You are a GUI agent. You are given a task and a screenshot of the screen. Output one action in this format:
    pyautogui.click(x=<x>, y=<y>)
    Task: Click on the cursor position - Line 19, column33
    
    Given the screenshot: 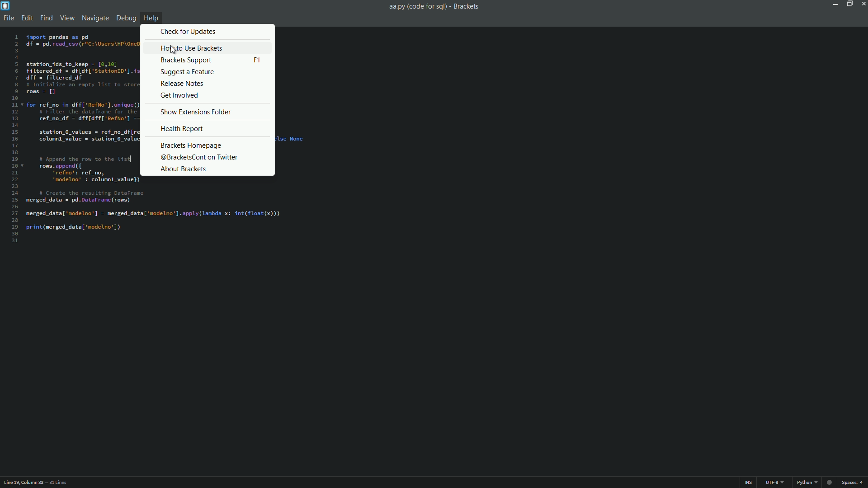 What is the action you would take?
    pyautogui.click(x=22, y=481)
    